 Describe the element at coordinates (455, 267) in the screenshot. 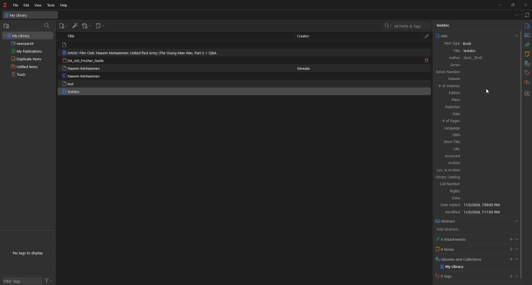

I see `My Library` at that location.